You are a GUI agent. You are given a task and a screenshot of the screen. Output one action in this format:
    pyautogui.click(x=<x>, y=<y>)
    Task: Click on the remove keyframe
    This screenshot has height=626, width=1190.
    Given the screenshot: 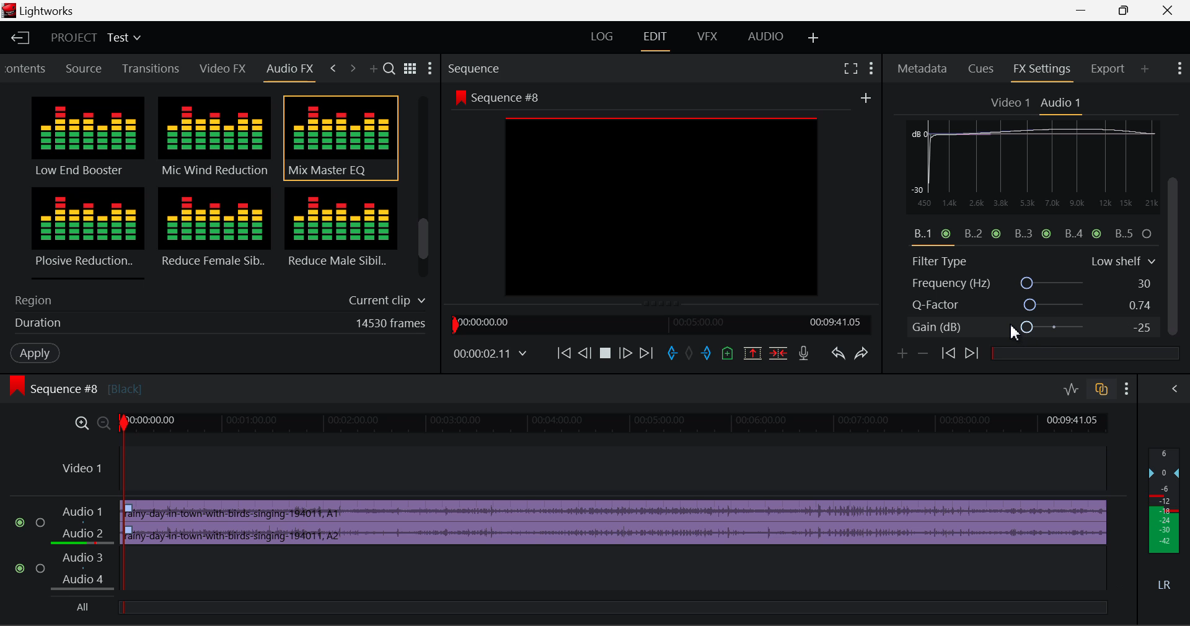 What is the action you would take?
    pyautogui.click(x=927, y=354)
    